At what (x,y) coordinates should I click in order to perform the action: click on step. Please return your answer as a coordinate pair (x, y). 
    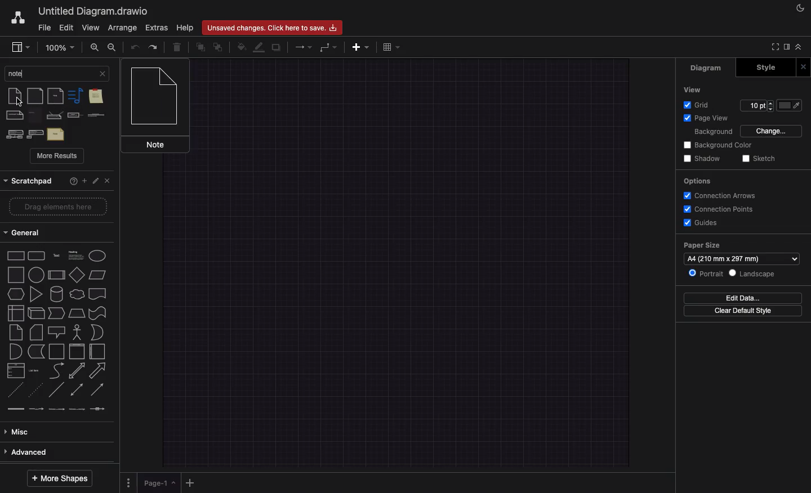
    Looking at the image, I should click on (57, 313).